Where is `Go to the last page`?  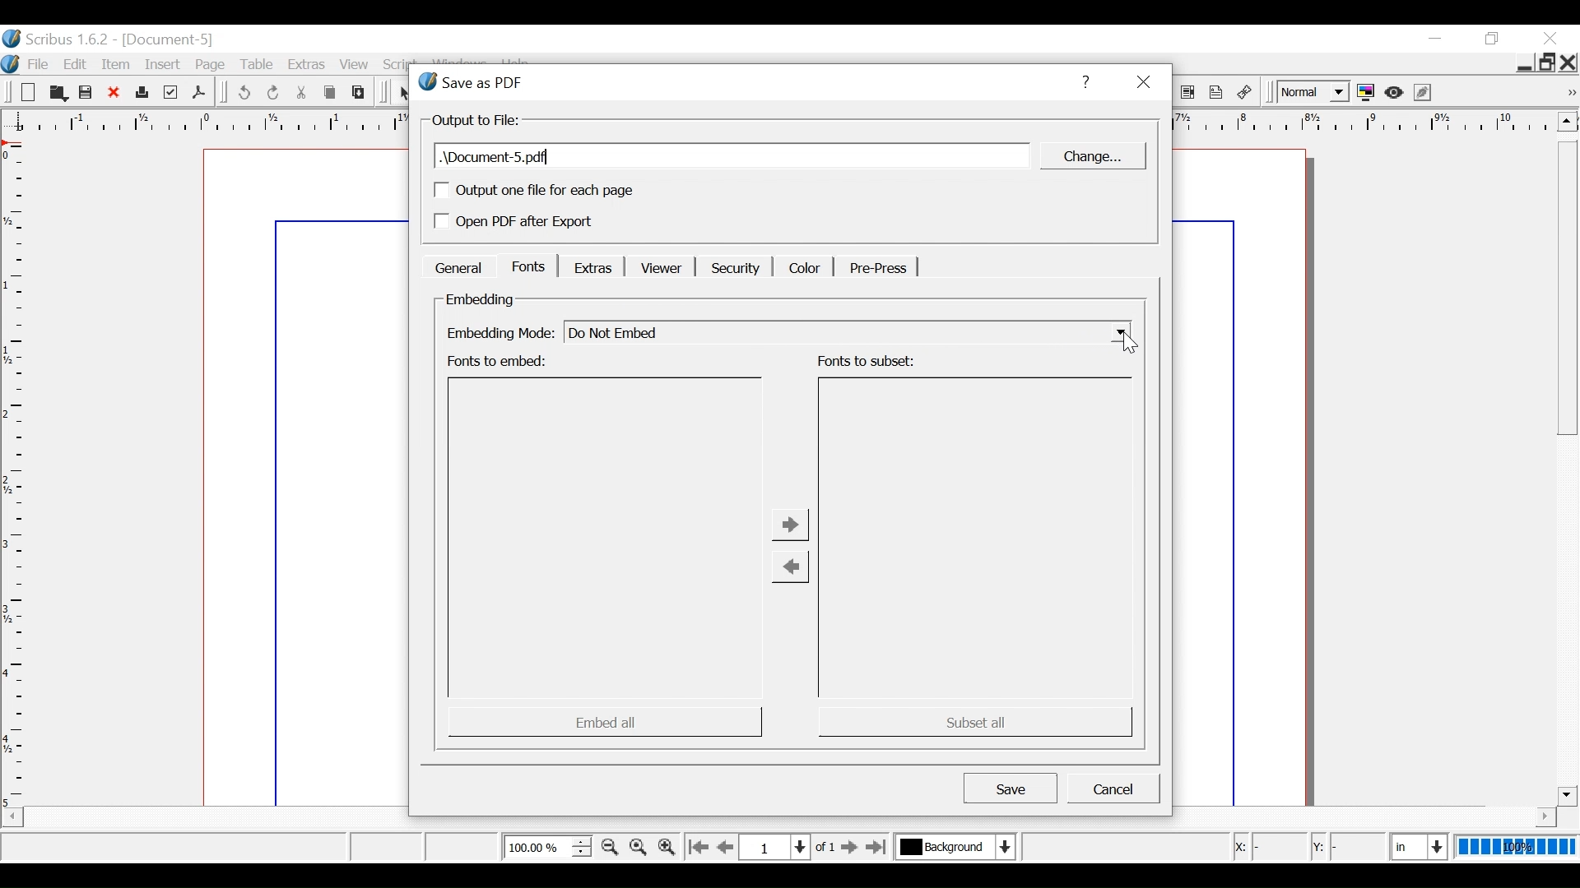 Go to the last page is located at coordinates (878, 847).